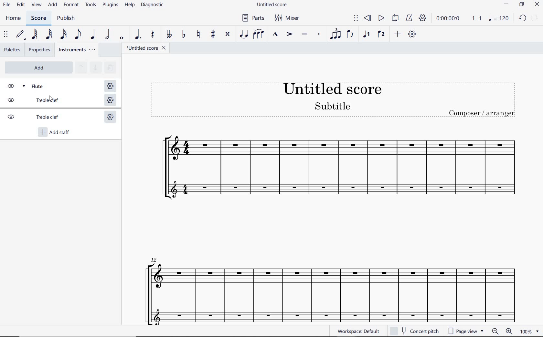 This screenshot has width=543, height=337. What do you see at coordinates (275, 35) in the screenshot?
I see `MARCATO` at bounding box center [275, 35].